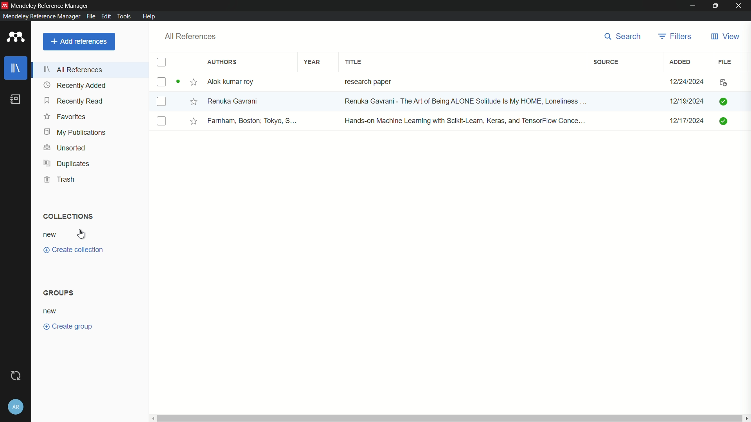  What do you see at coordinates (471, 101) in the screenshot?
I see `Renuka Gavrani - The Art of Being ALONE Solitude Is My HOME, Loneliness ...` at bounding box center [471, 101].